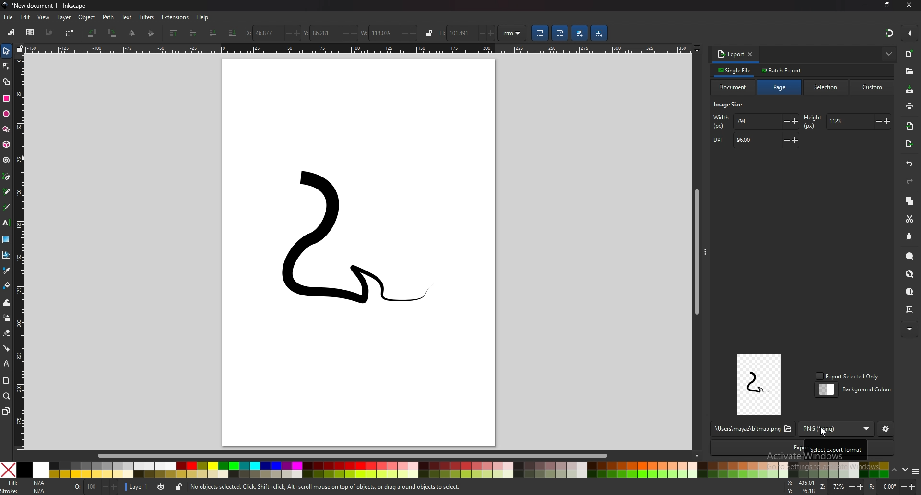  I want to click on more, so click(909, 329).